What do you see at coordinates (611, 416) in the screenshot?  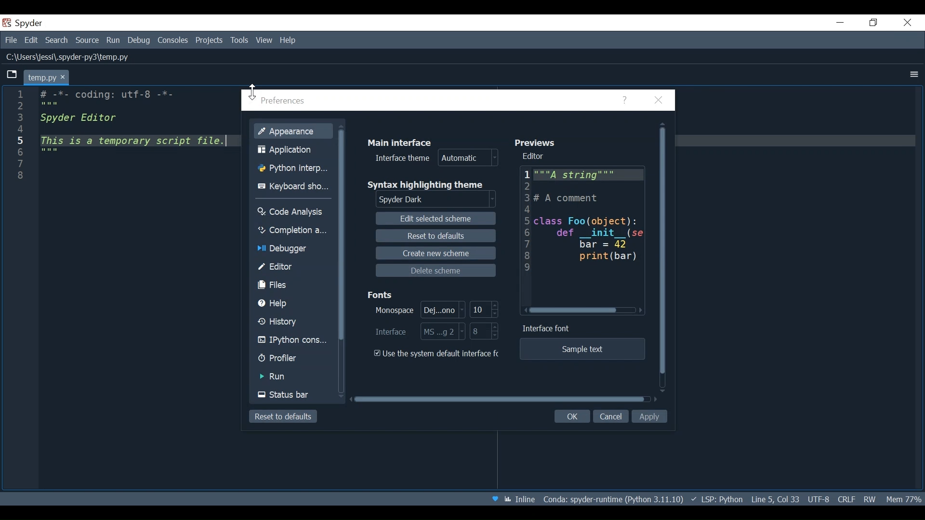 I see `Cancel` at bounding box center [611, 416].